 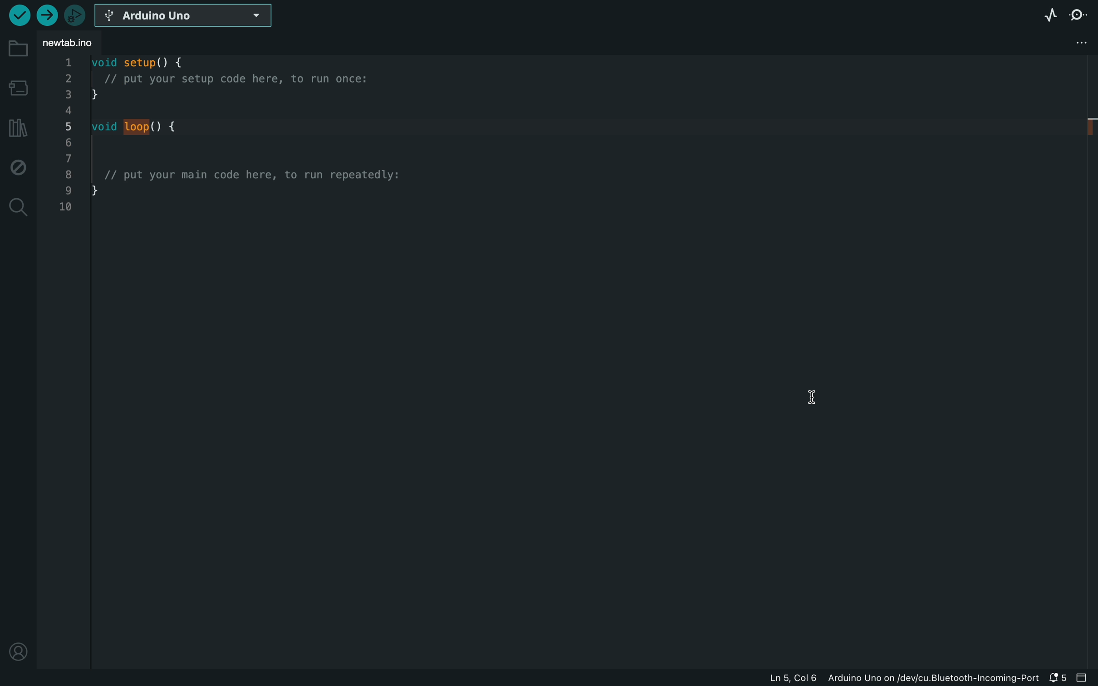 What do you see at coordinates (15, 647) in the screenshot?
I see `profile` at bounding box center [15, 647].